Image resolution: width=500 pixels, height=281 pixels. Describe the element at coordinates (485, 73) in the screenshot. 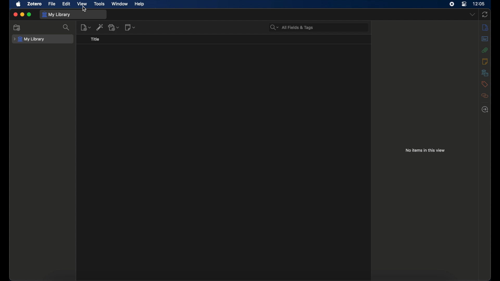

I see `libraries` at that location.